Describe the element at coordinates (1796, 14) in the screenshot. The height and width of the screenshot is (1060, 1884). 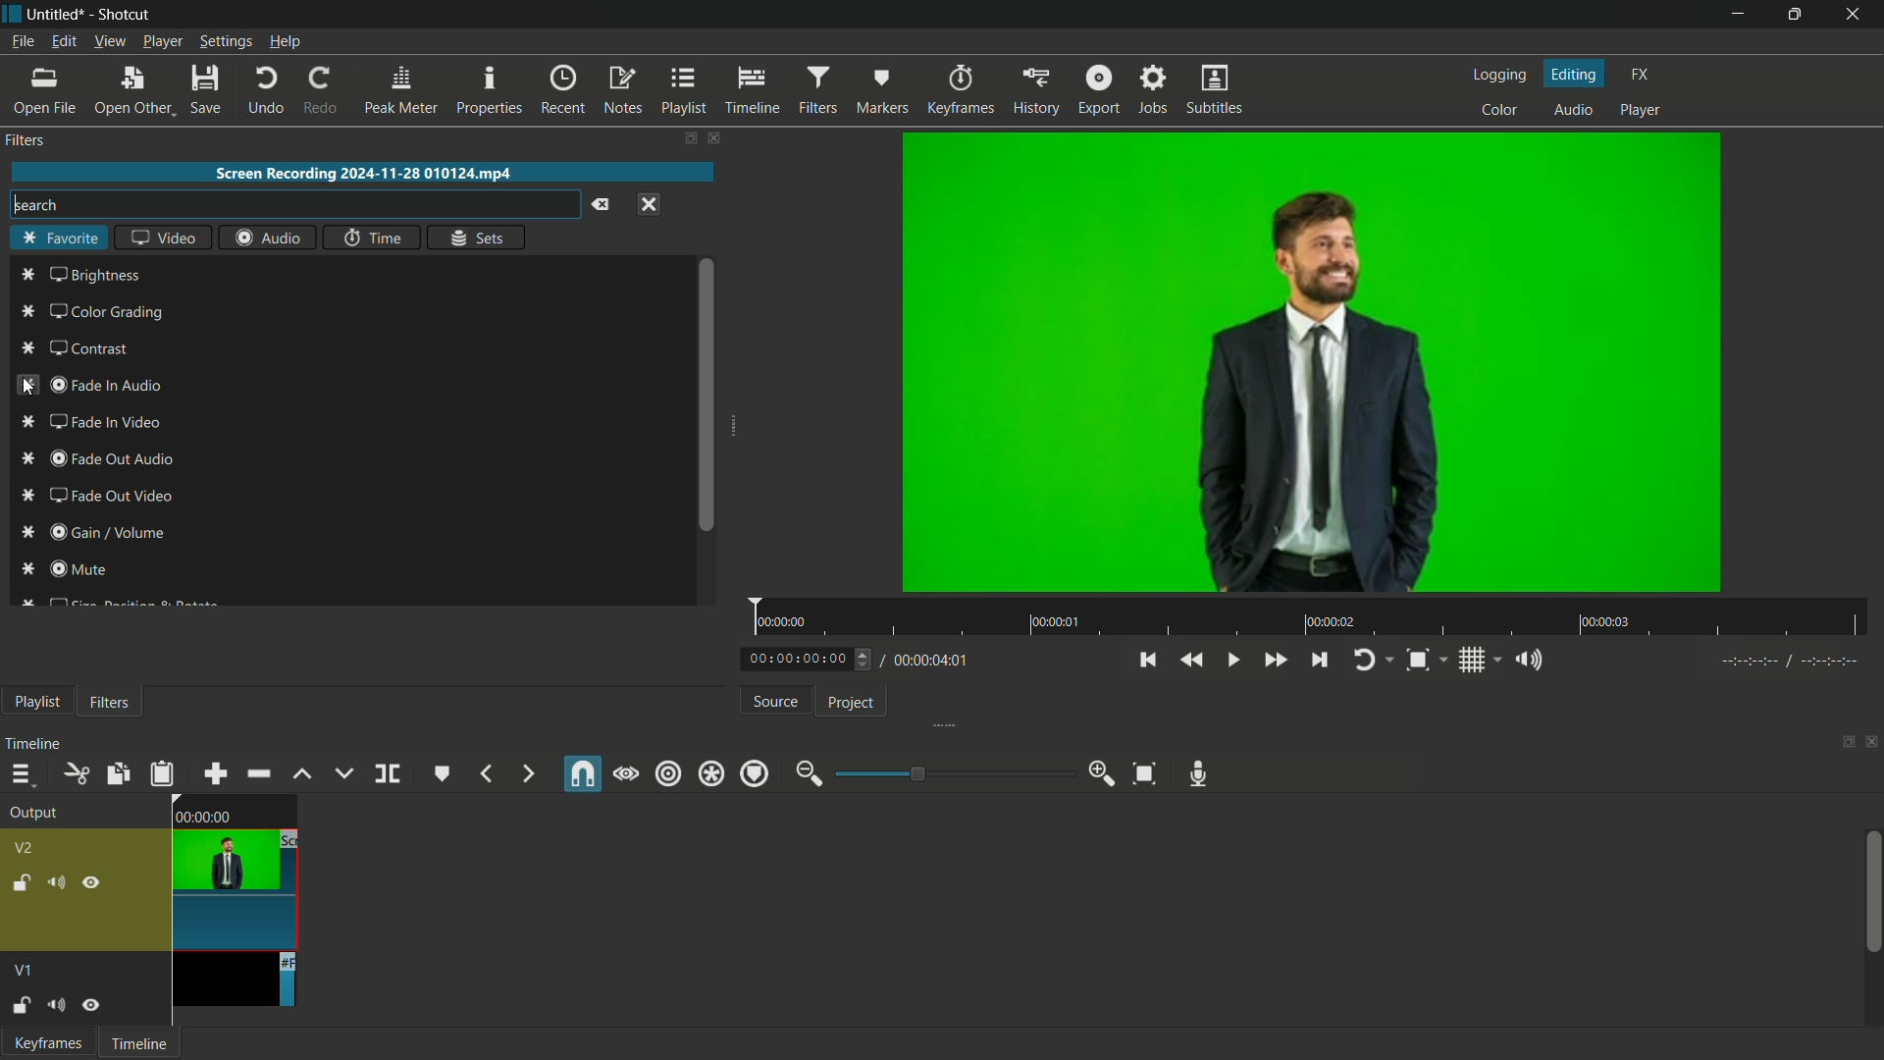
I see `Maximize` at that location.